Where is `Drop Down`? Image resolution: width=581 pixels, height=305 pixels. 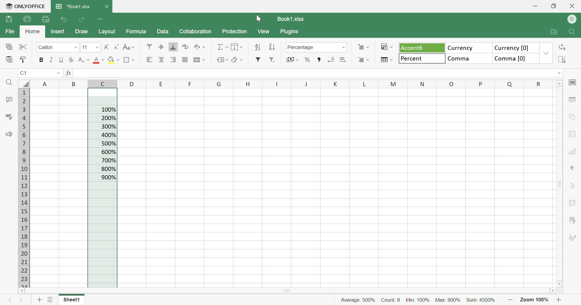 Drop Down is located at coordinates (546, 54).